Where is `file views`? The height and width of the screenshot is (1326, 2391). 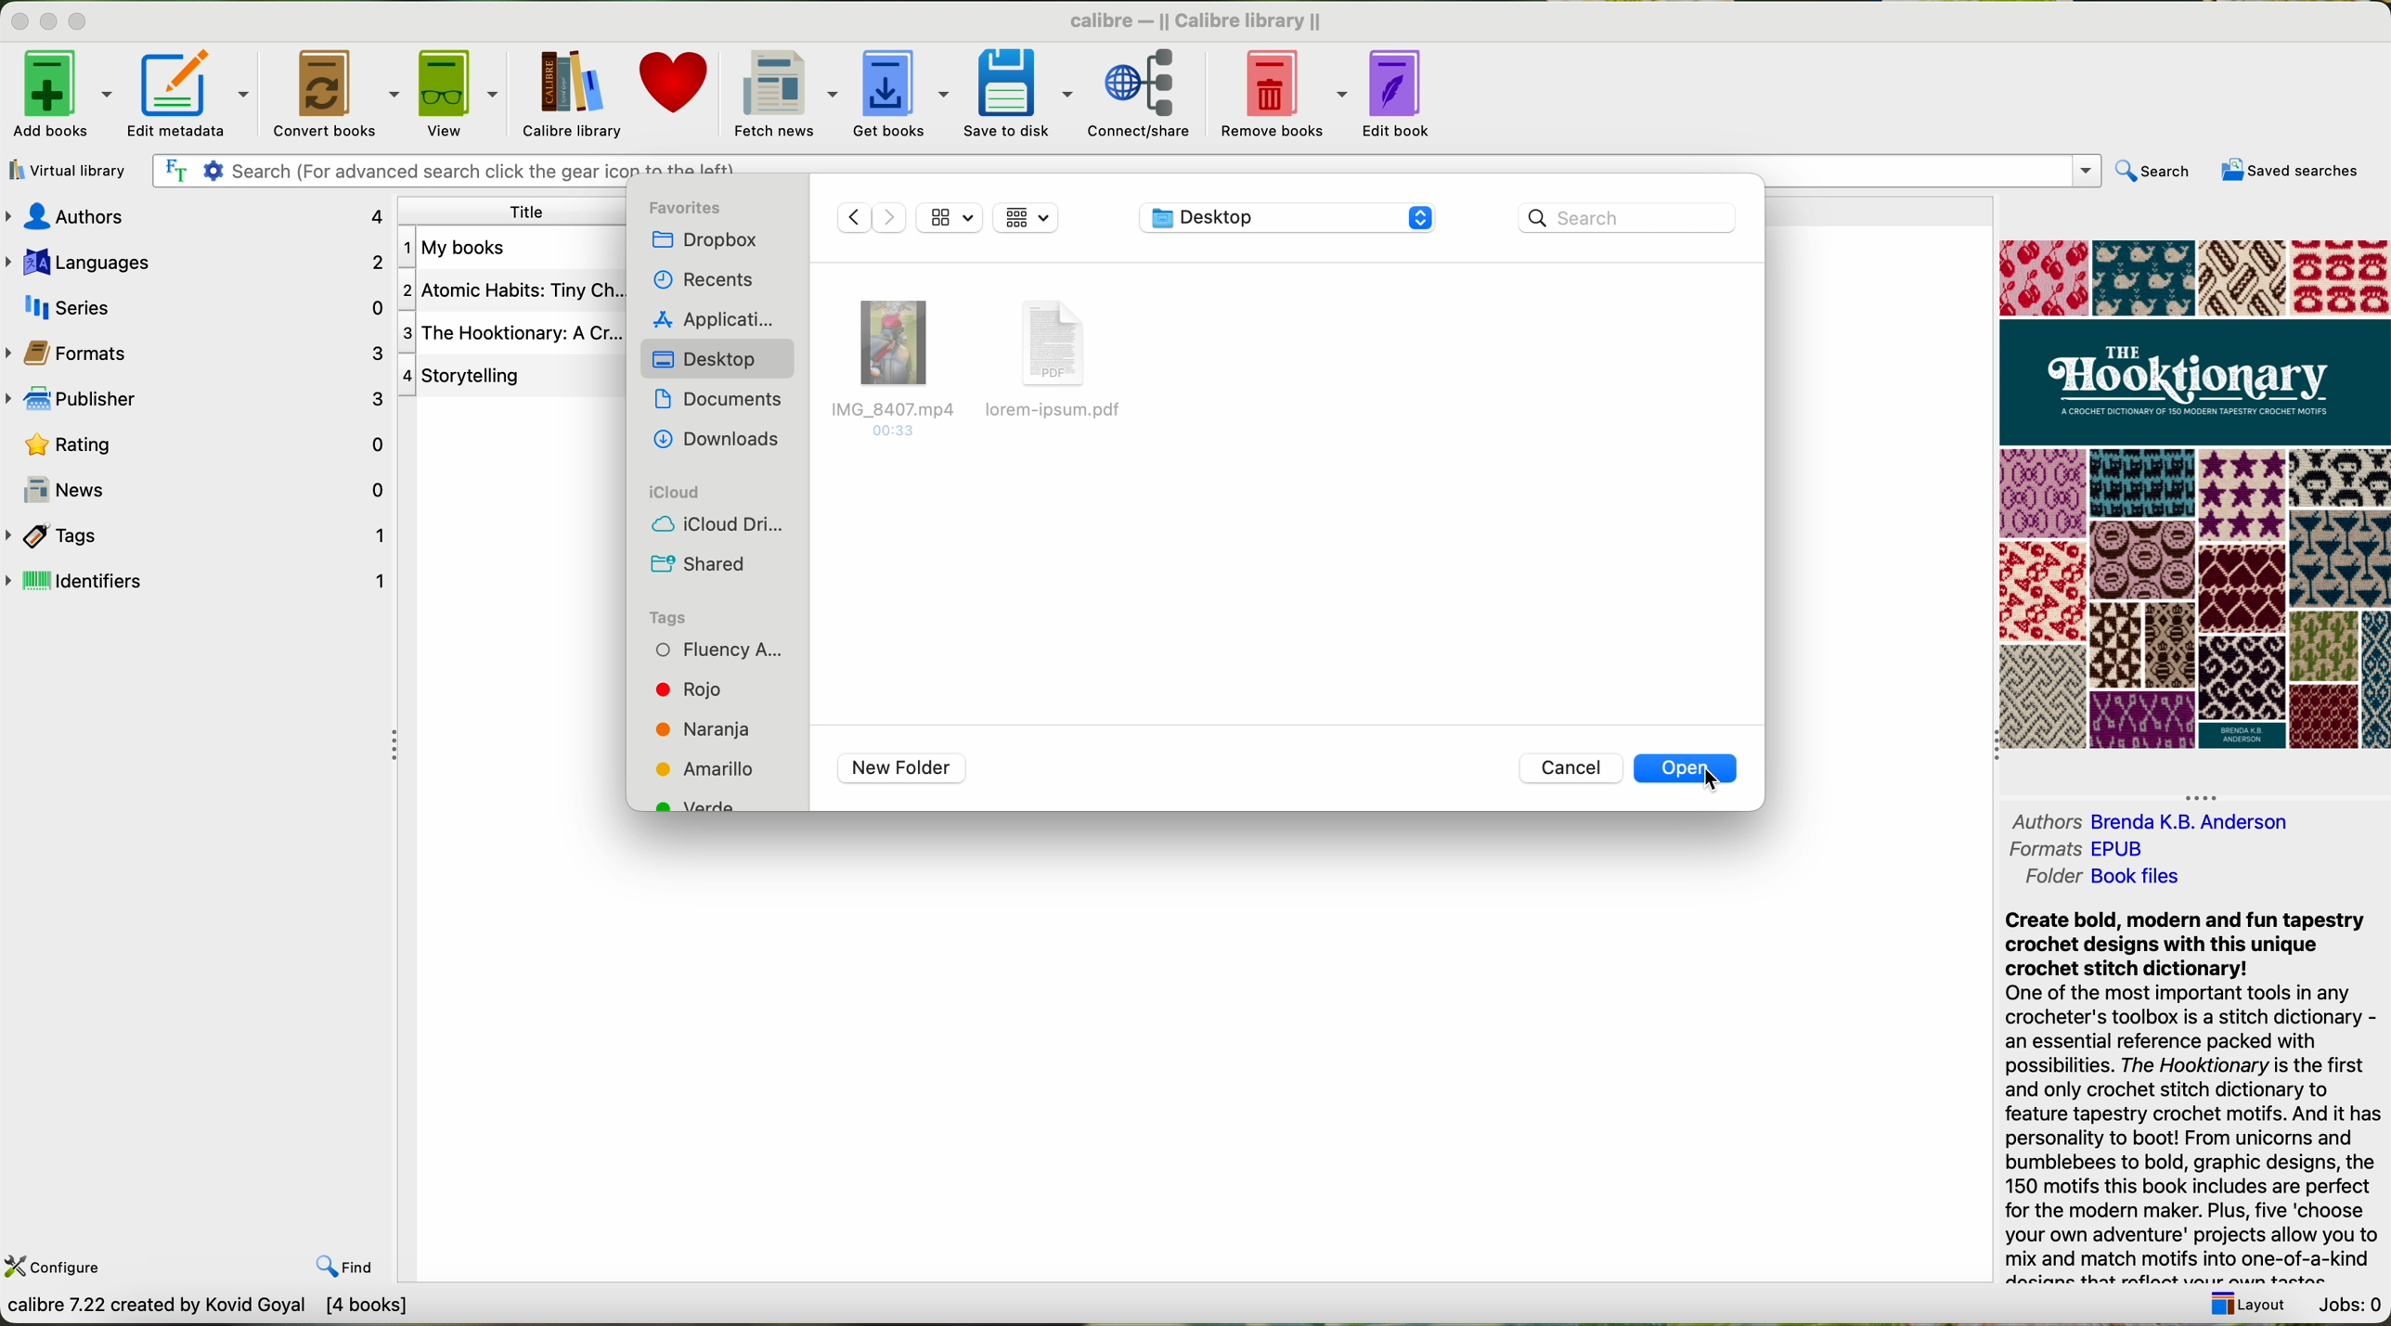
file views is located at coordinates (1024, 219).